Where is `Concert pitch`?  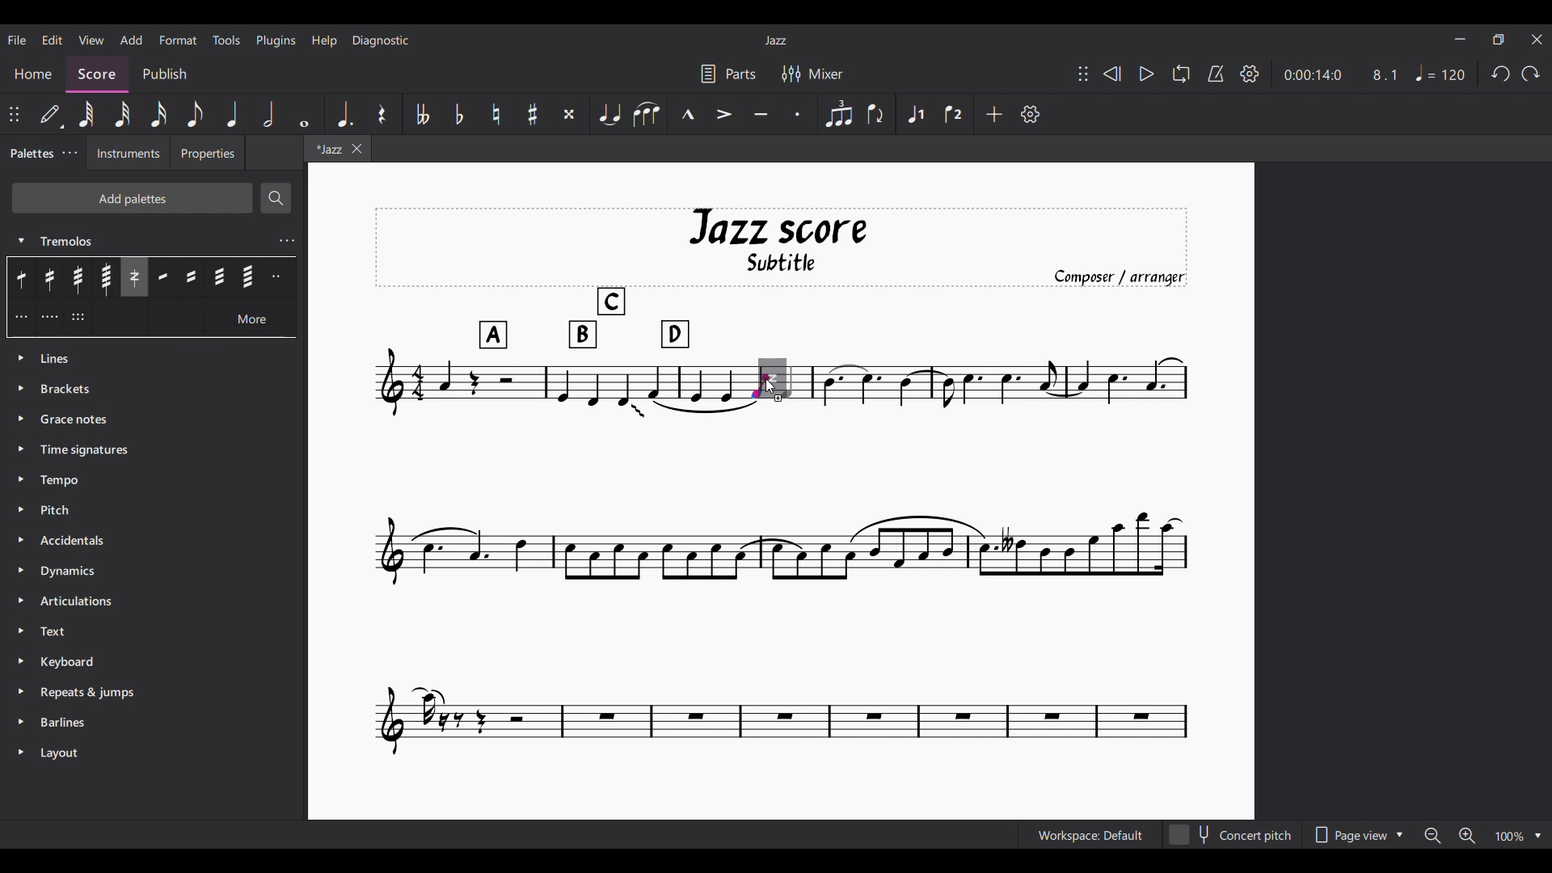
Concert pitch is located at coordinates (1230, 834).